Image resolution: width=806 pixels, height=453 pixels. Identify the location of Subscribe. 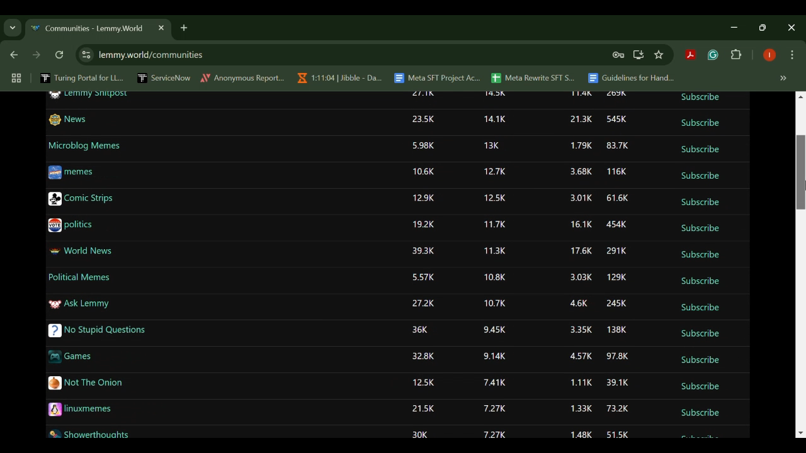
(700, 437).